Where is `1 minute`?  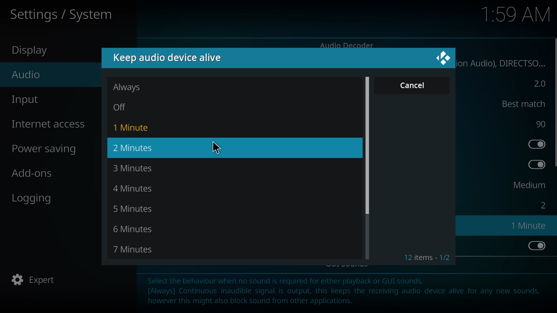 1 minute is located at coordinates (133, 127).